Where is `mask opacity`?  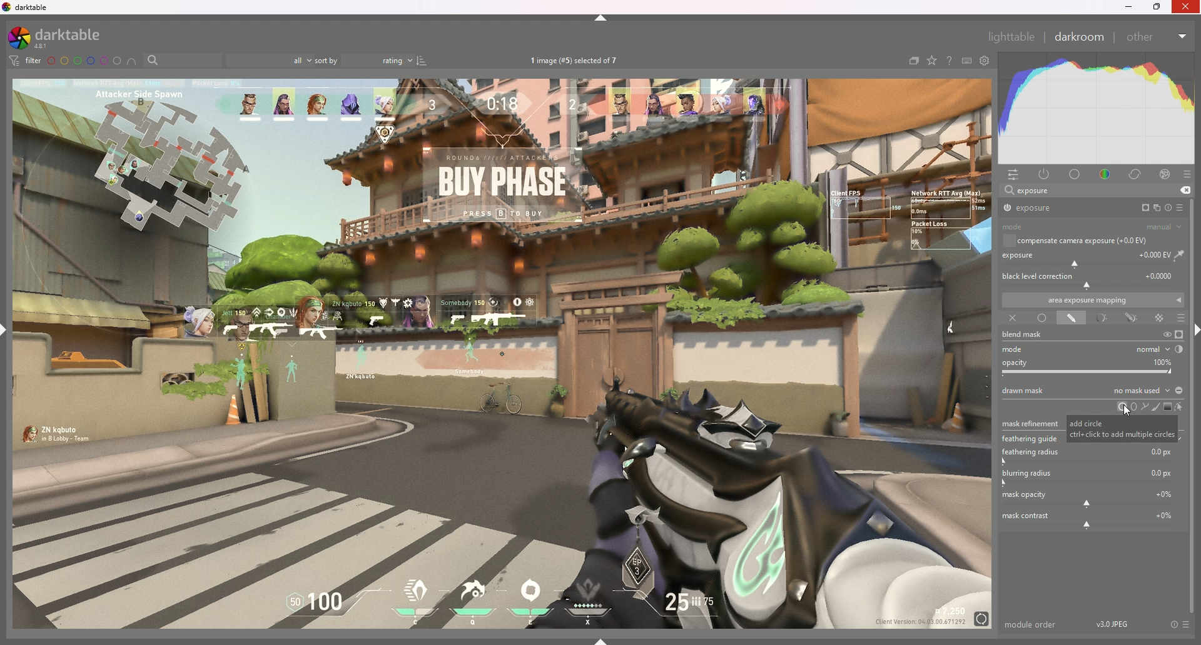 mask opacity is located at coordinates (1091, 498).